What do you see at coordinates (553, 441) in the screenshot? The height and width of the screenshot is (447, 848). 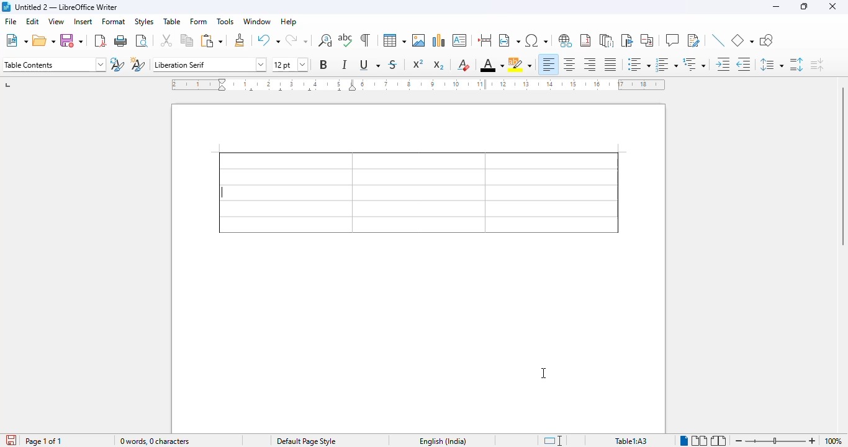 I see `standard selection` at bounding box center [553, 441].